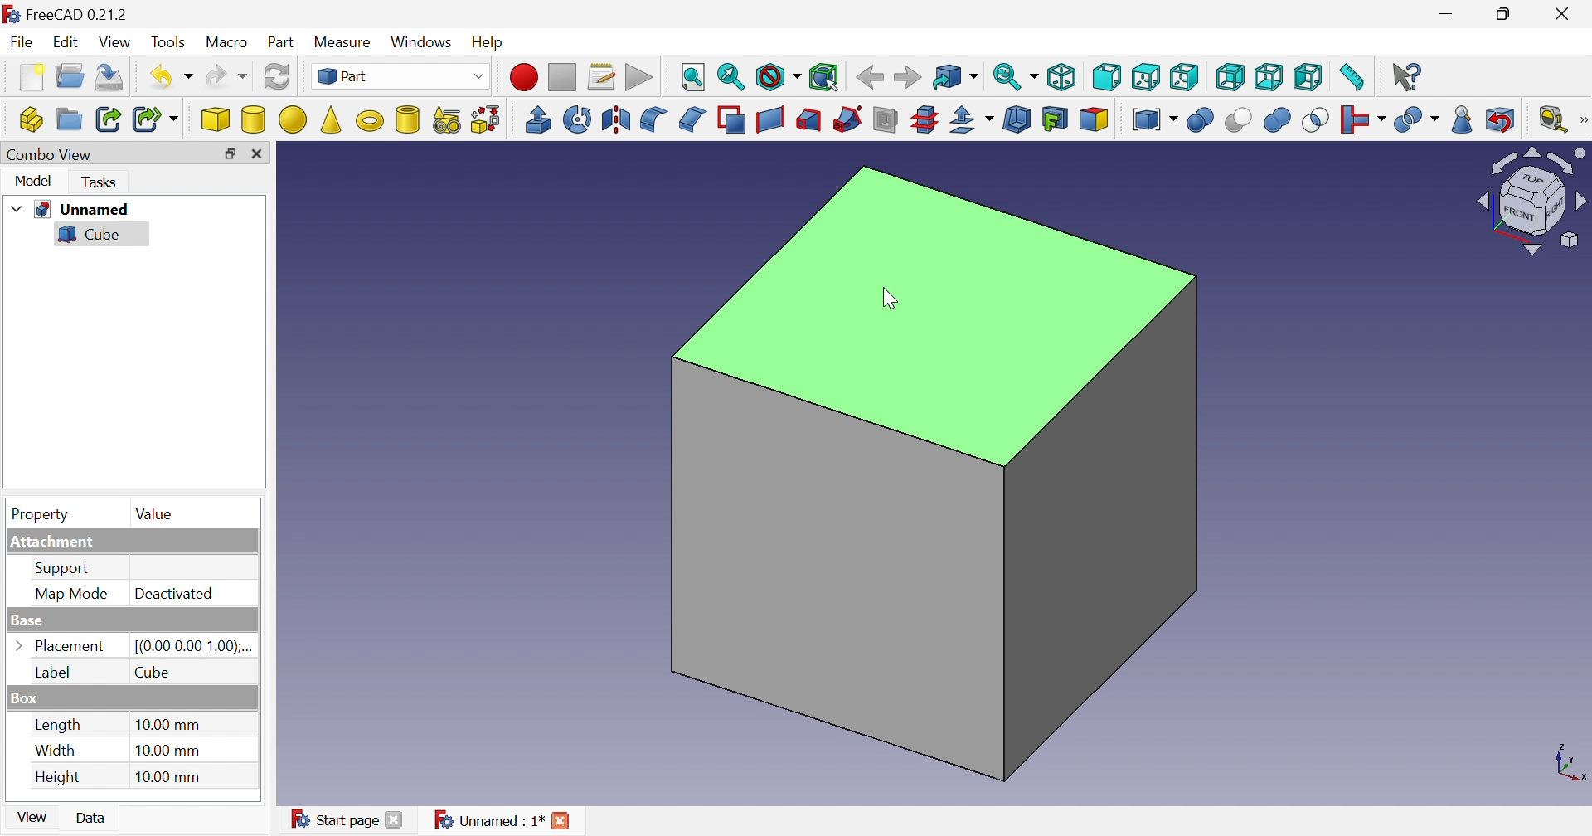  What do you see at coordinates (1241, 121) in the screenshot?
I see `Cut` at bounding box center [1241, 121].